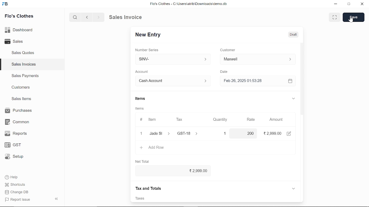 Image resolution: width=369 pixels, height=207 pixels. Describe the element at coordinates (25, 76) in the screenshot. I see `Sales Payments.` at that location.